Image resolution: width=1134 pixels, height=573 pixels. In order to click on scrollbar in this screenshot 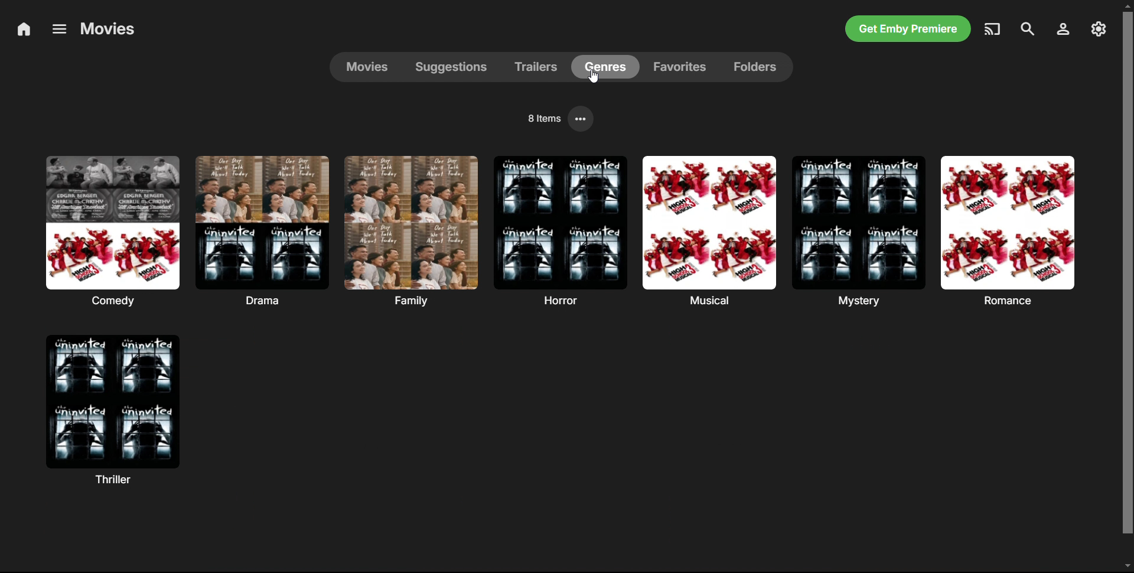, I will do `click(1128, 287)`.